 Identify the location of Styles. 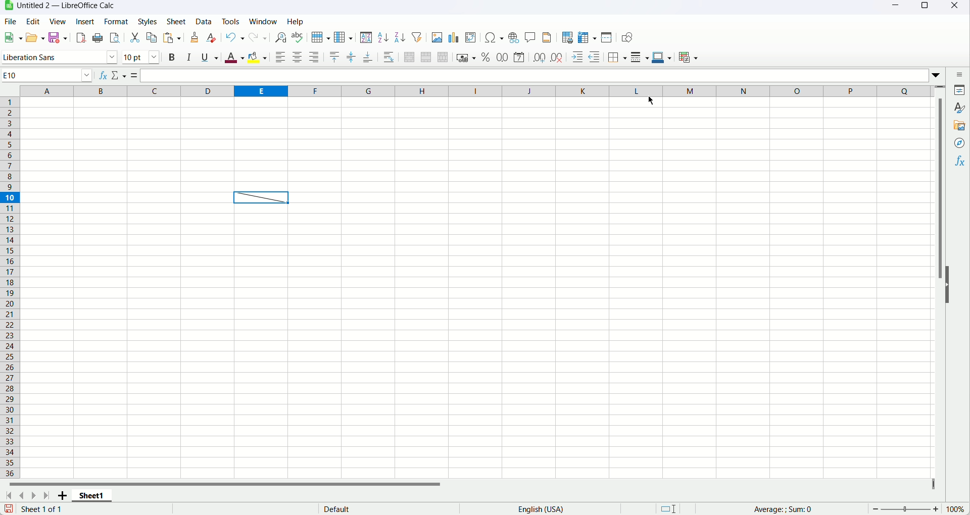
(960, 108).